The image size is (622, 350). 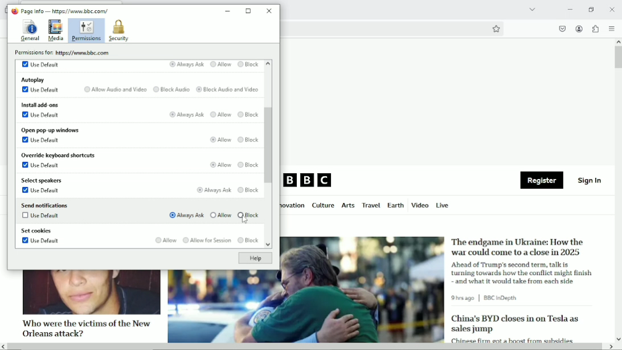 I want to click on Use default, so click(x=42, y=115).